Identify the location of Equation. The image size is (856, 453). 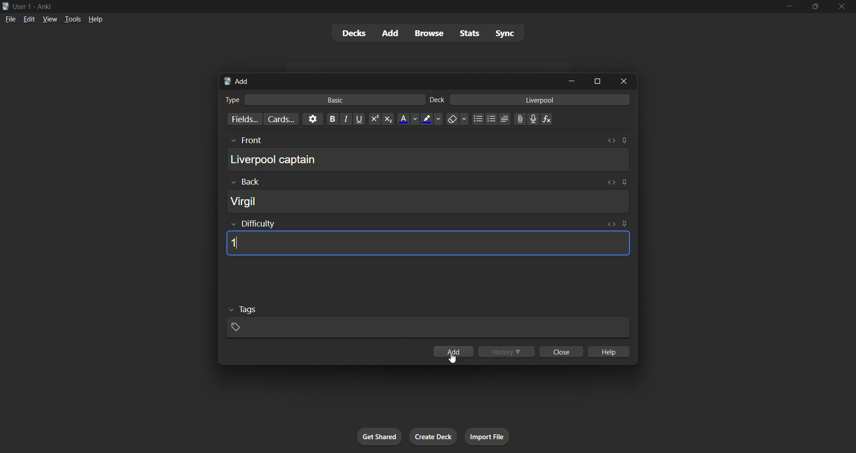
(547, 119).